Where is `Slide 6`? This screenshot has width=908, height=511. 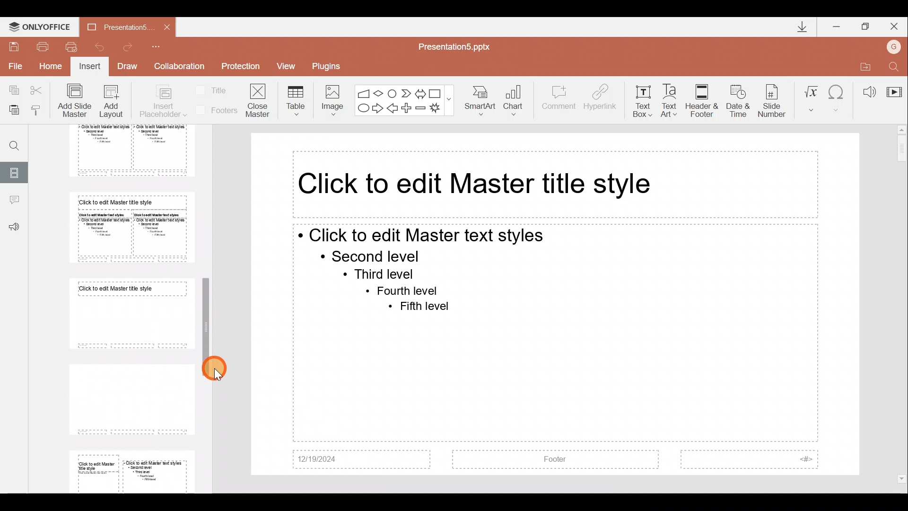 Slide 6 is located at coordinates (129, 228).